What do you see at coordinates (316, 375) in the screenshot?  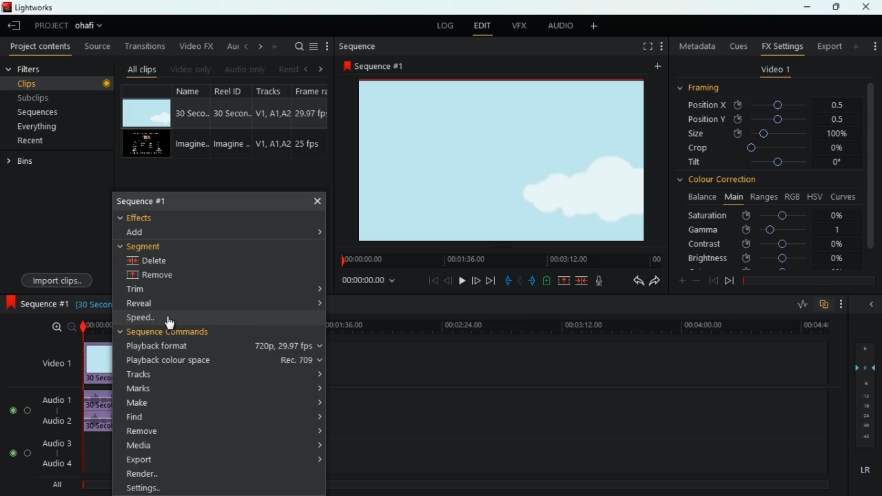 I see `expand` at bounding box center [316, 375].